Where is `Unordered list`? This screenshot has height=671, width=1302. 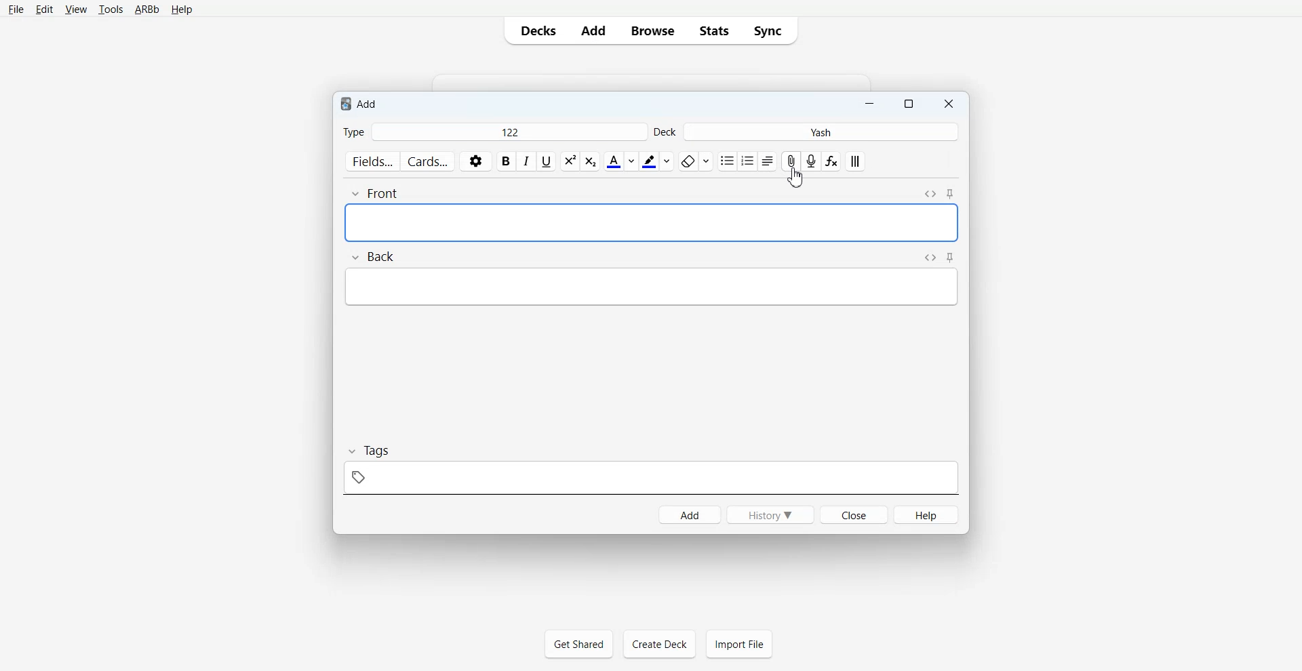
Unordered list is located at coordinates (726, 161).